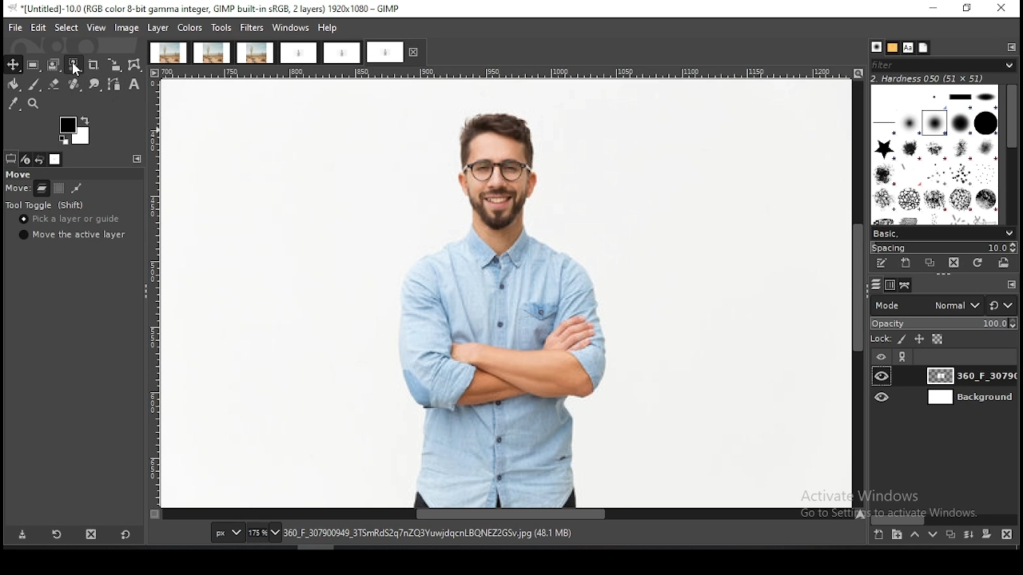  I want to click on device status, so click(26, 160).